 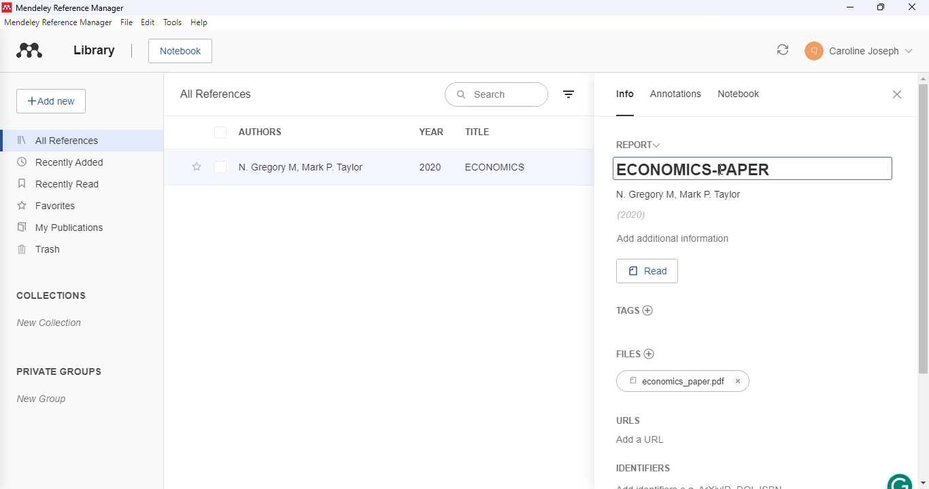 What do you see at coordinates (569, 94) in the screenshot?
I see `filter by` at bounding box center [569, 94].